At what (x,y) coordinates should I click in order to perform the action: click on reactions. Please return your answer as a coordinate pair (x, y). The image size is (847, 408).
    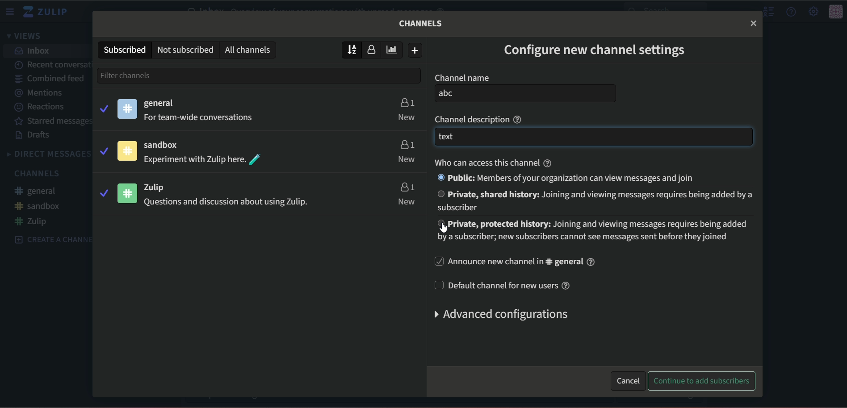
    Looking at the image, I should click on (41, 107).